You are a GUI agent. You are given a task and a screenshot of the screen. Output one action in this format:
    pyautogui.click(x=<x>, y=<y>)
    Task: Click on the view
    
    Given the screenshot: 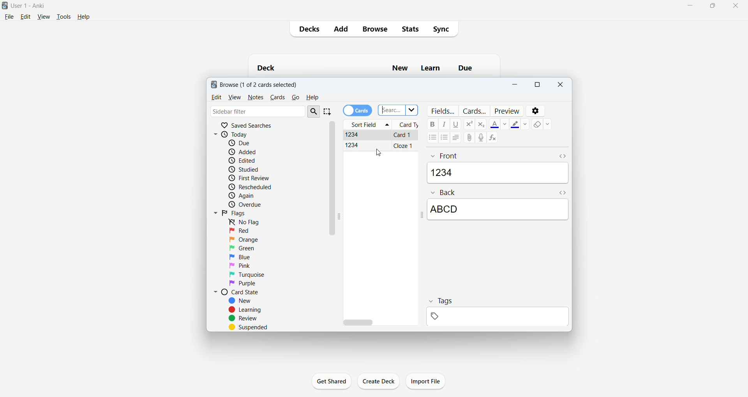 What is the action you would take?
    pyautogui.click(x=44, y=18)
    